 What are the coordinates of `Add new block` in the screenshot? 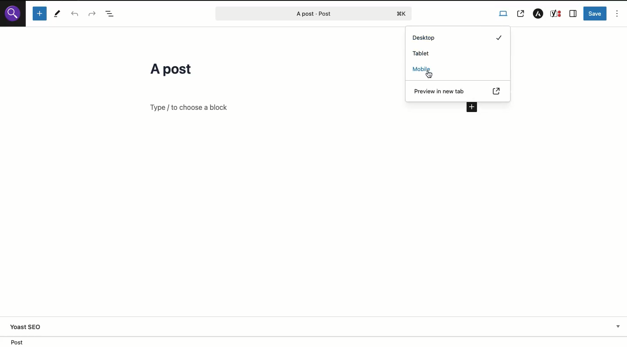 It's located at (472, 107).